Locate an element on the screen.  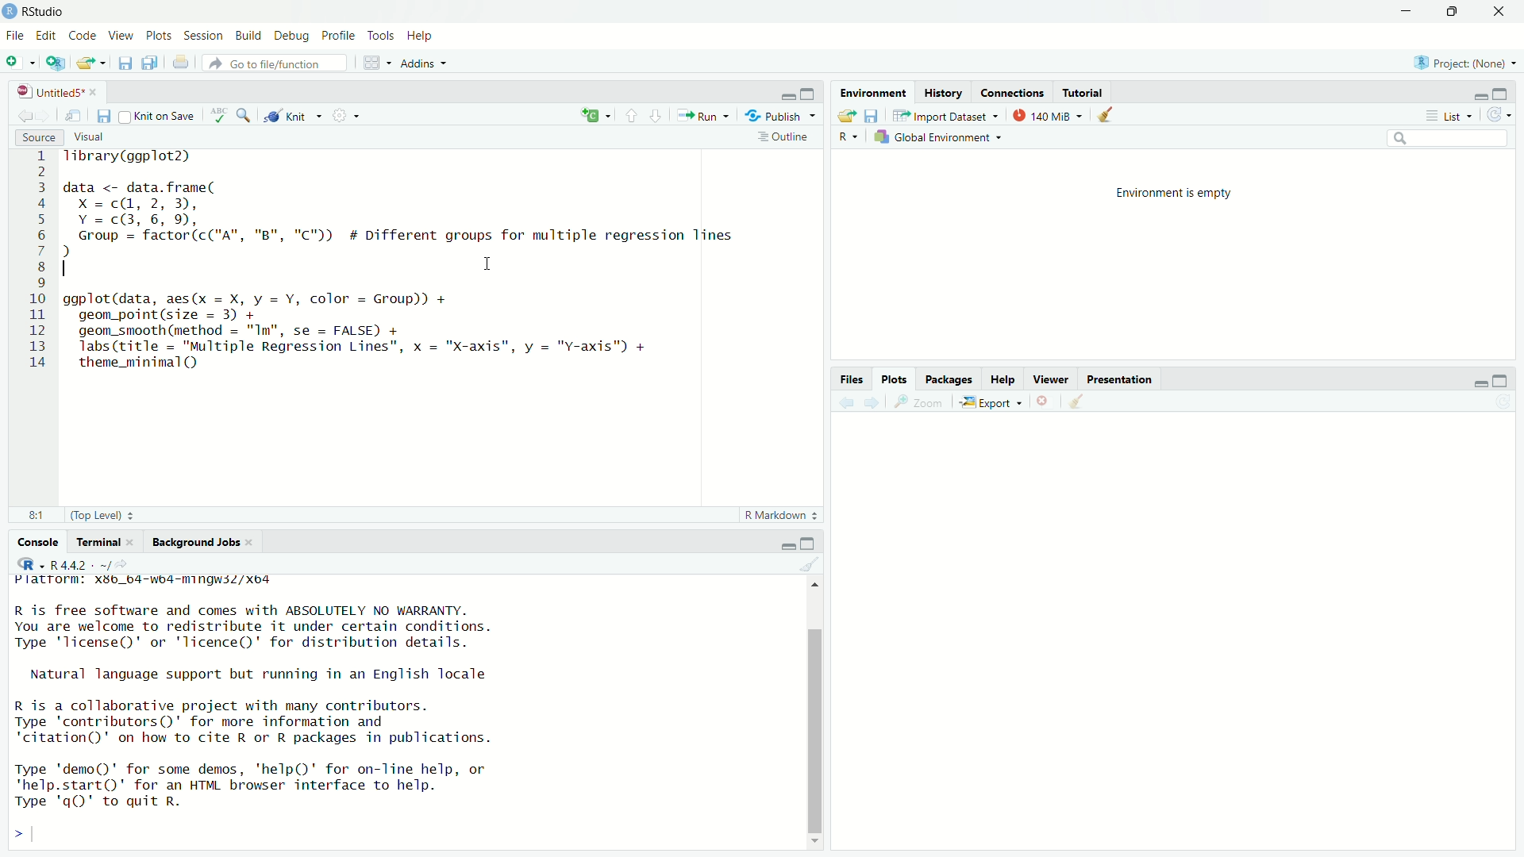
back is located at coordinates (845, 403).